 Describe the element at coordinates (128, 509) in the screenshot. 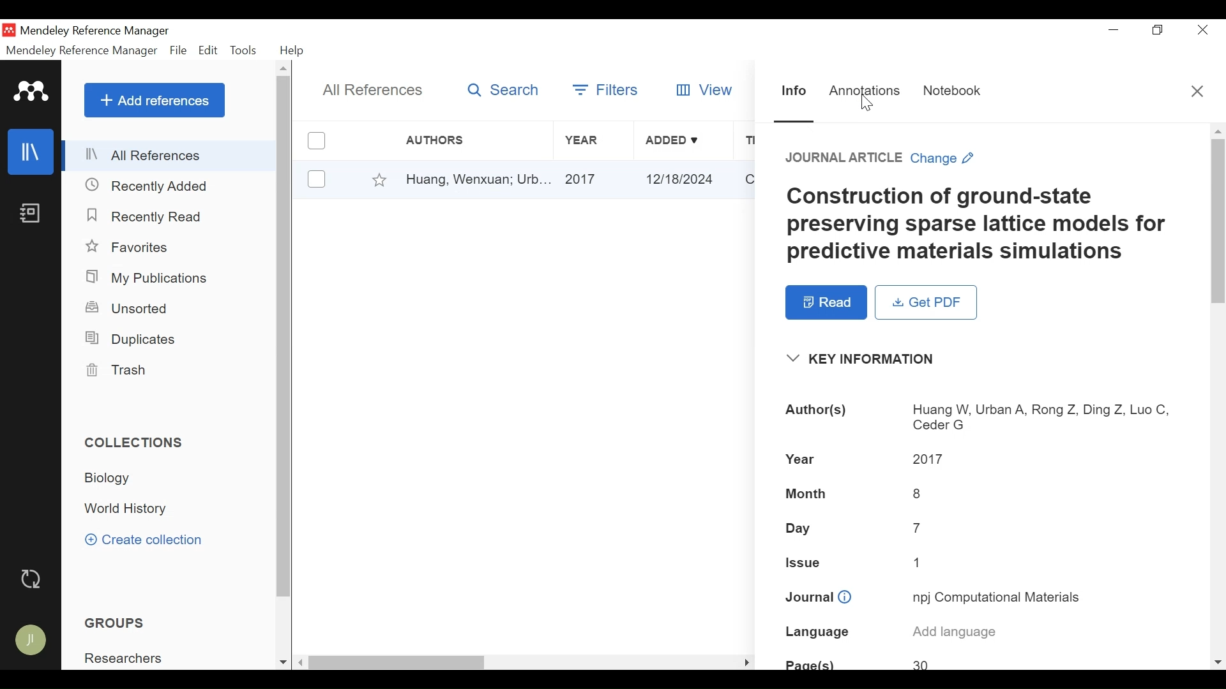

I see `world history` at that location.